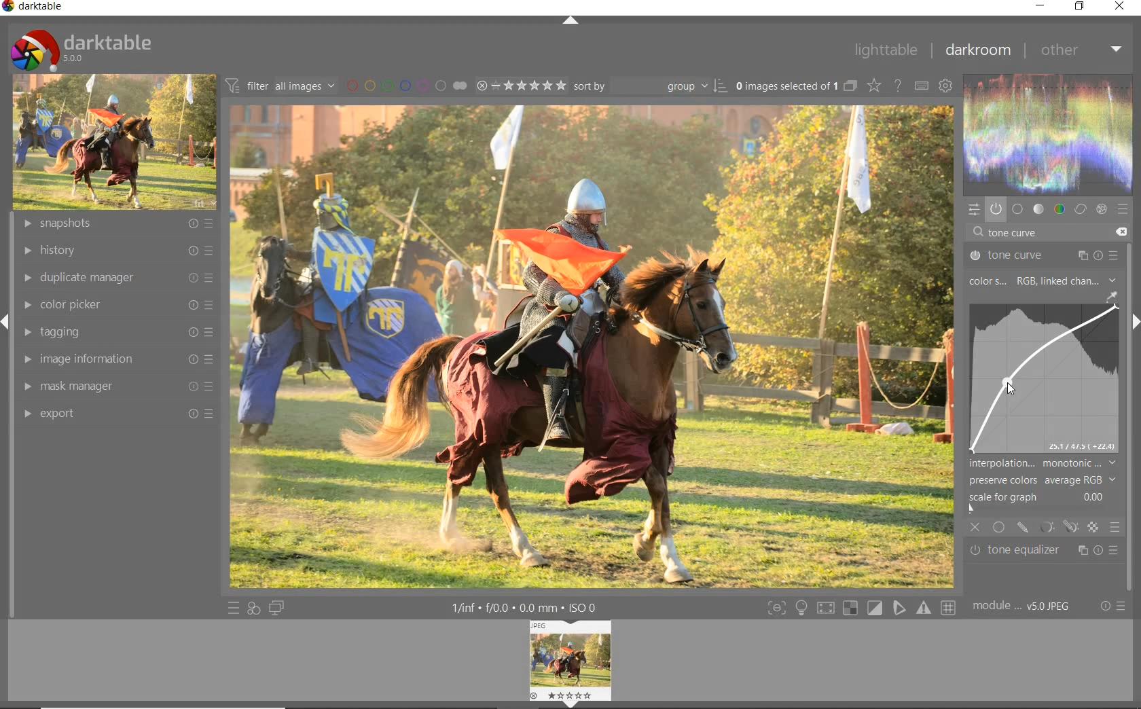  What do you see at coordinates (111, 143) in the screenshot?
I see `image` at bounding box center [111, 143].